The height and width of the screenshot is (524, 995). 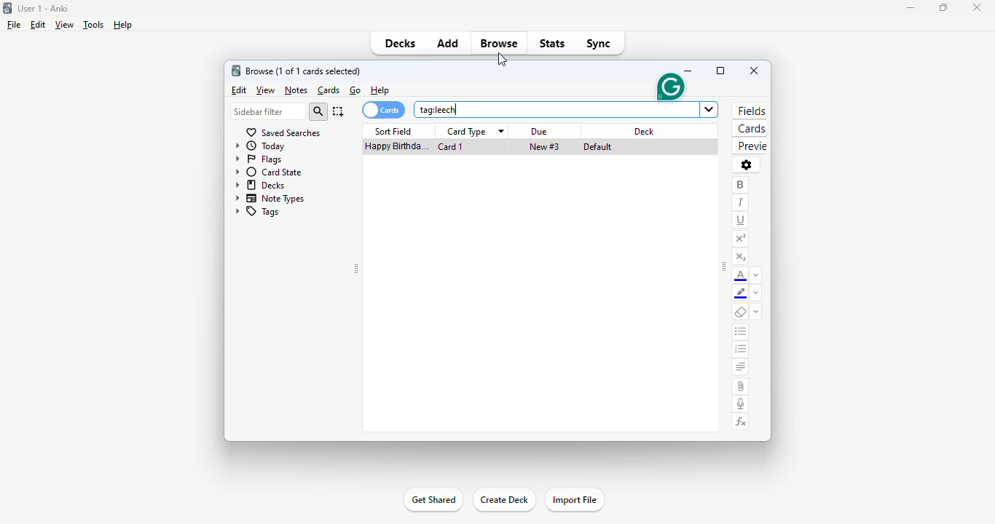 What do you see at coordinates (435, 500) in the screenshot?
I see `get shared` at bounding box center [435, 500].